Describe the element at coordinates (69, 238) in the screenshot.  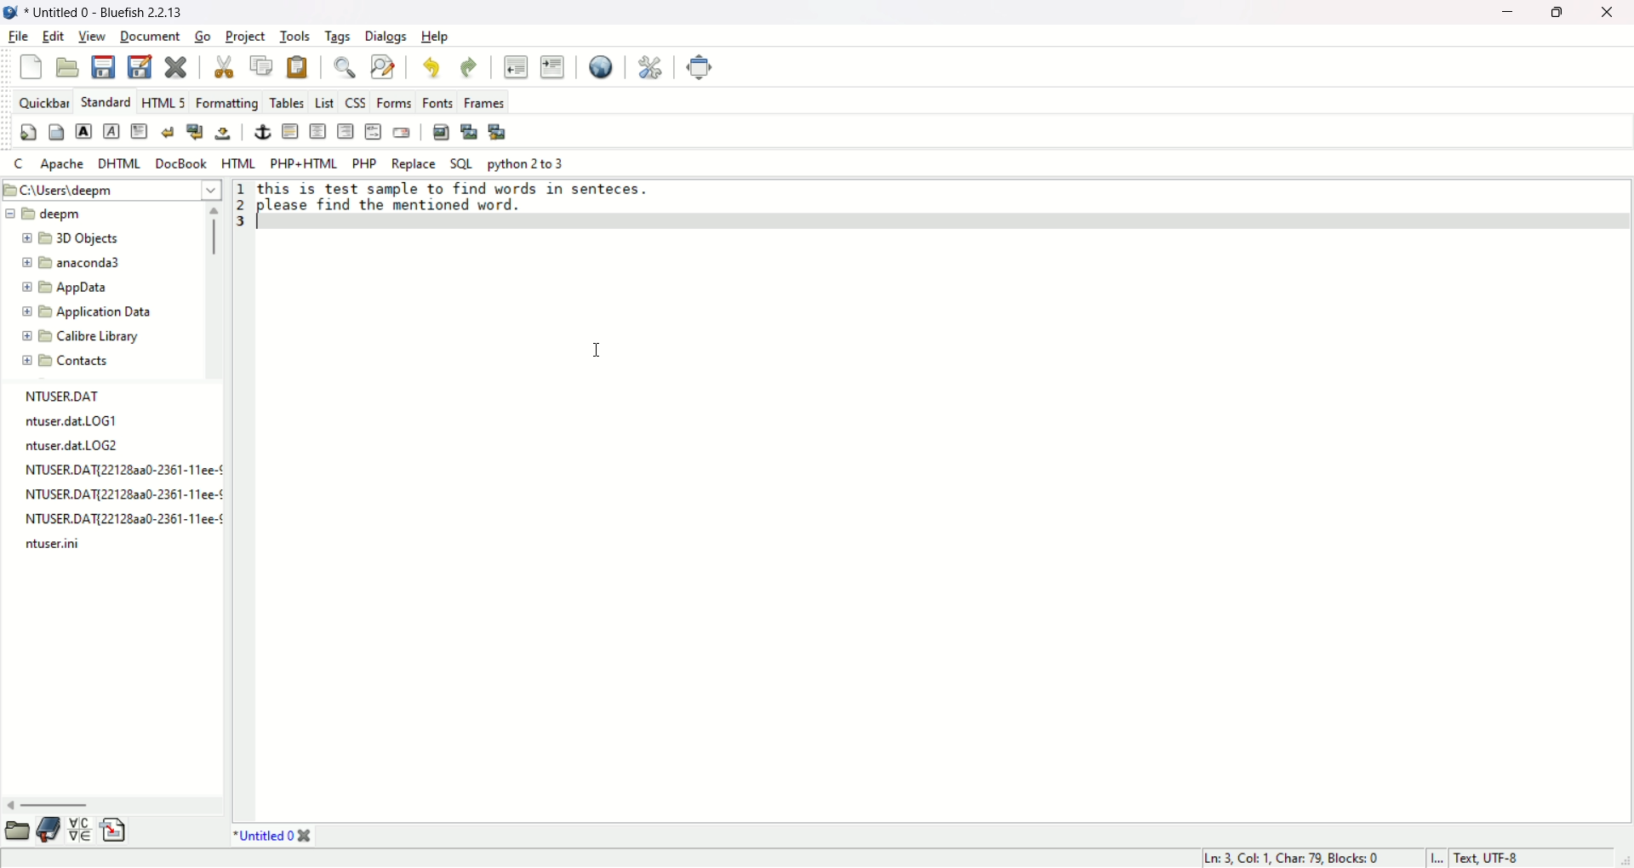
I see `3D object` at that location.